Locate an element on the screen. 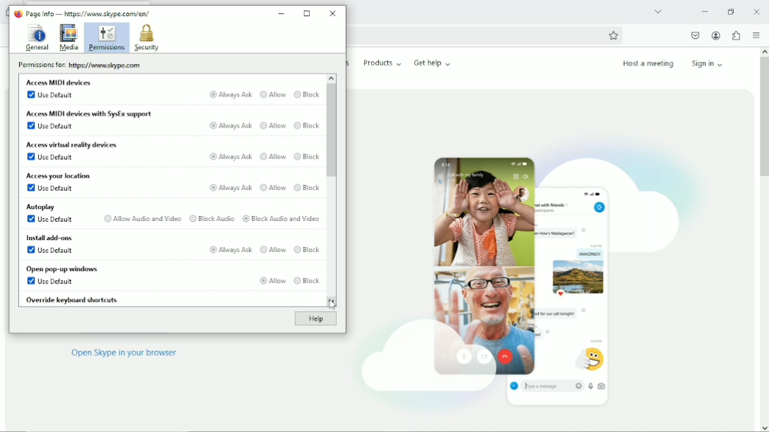  open application menu is located at coordinates (756, 36).